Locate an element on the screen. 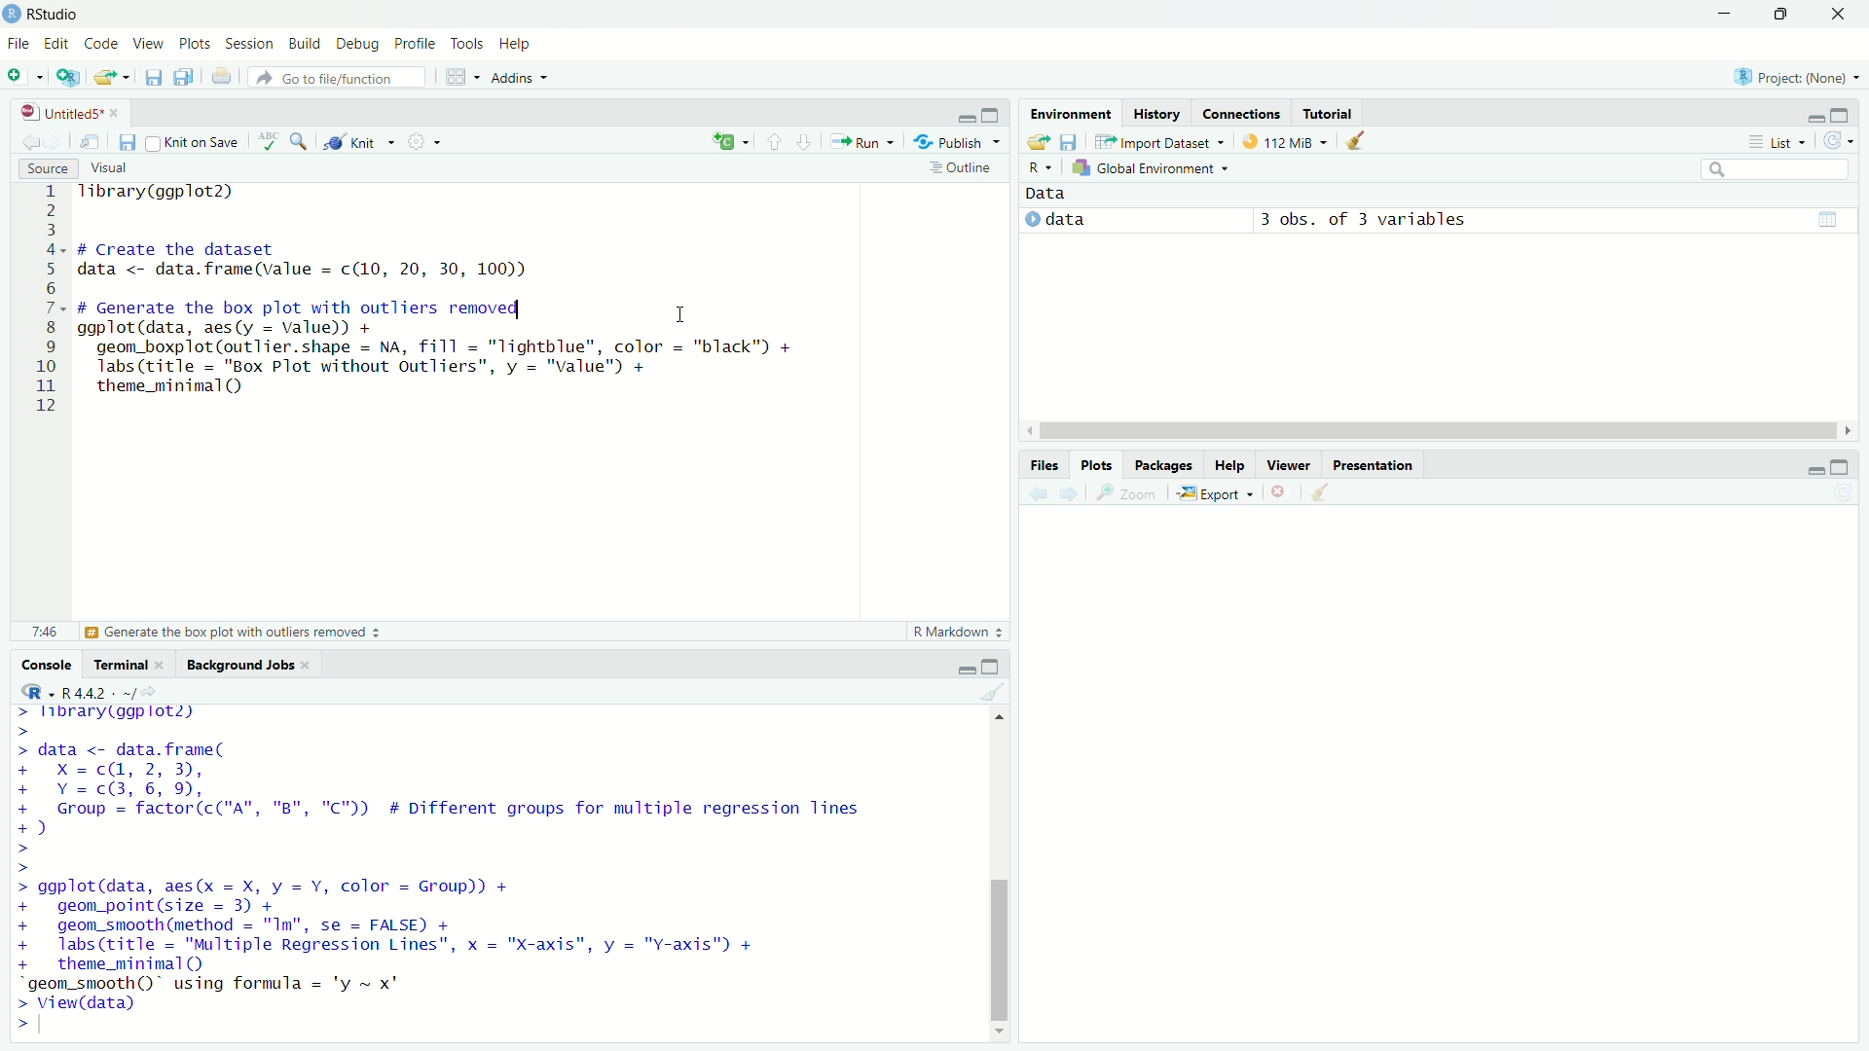 The height and width of the screenshot is (1051, 1869). © List is located at coordinates (1778, 141).